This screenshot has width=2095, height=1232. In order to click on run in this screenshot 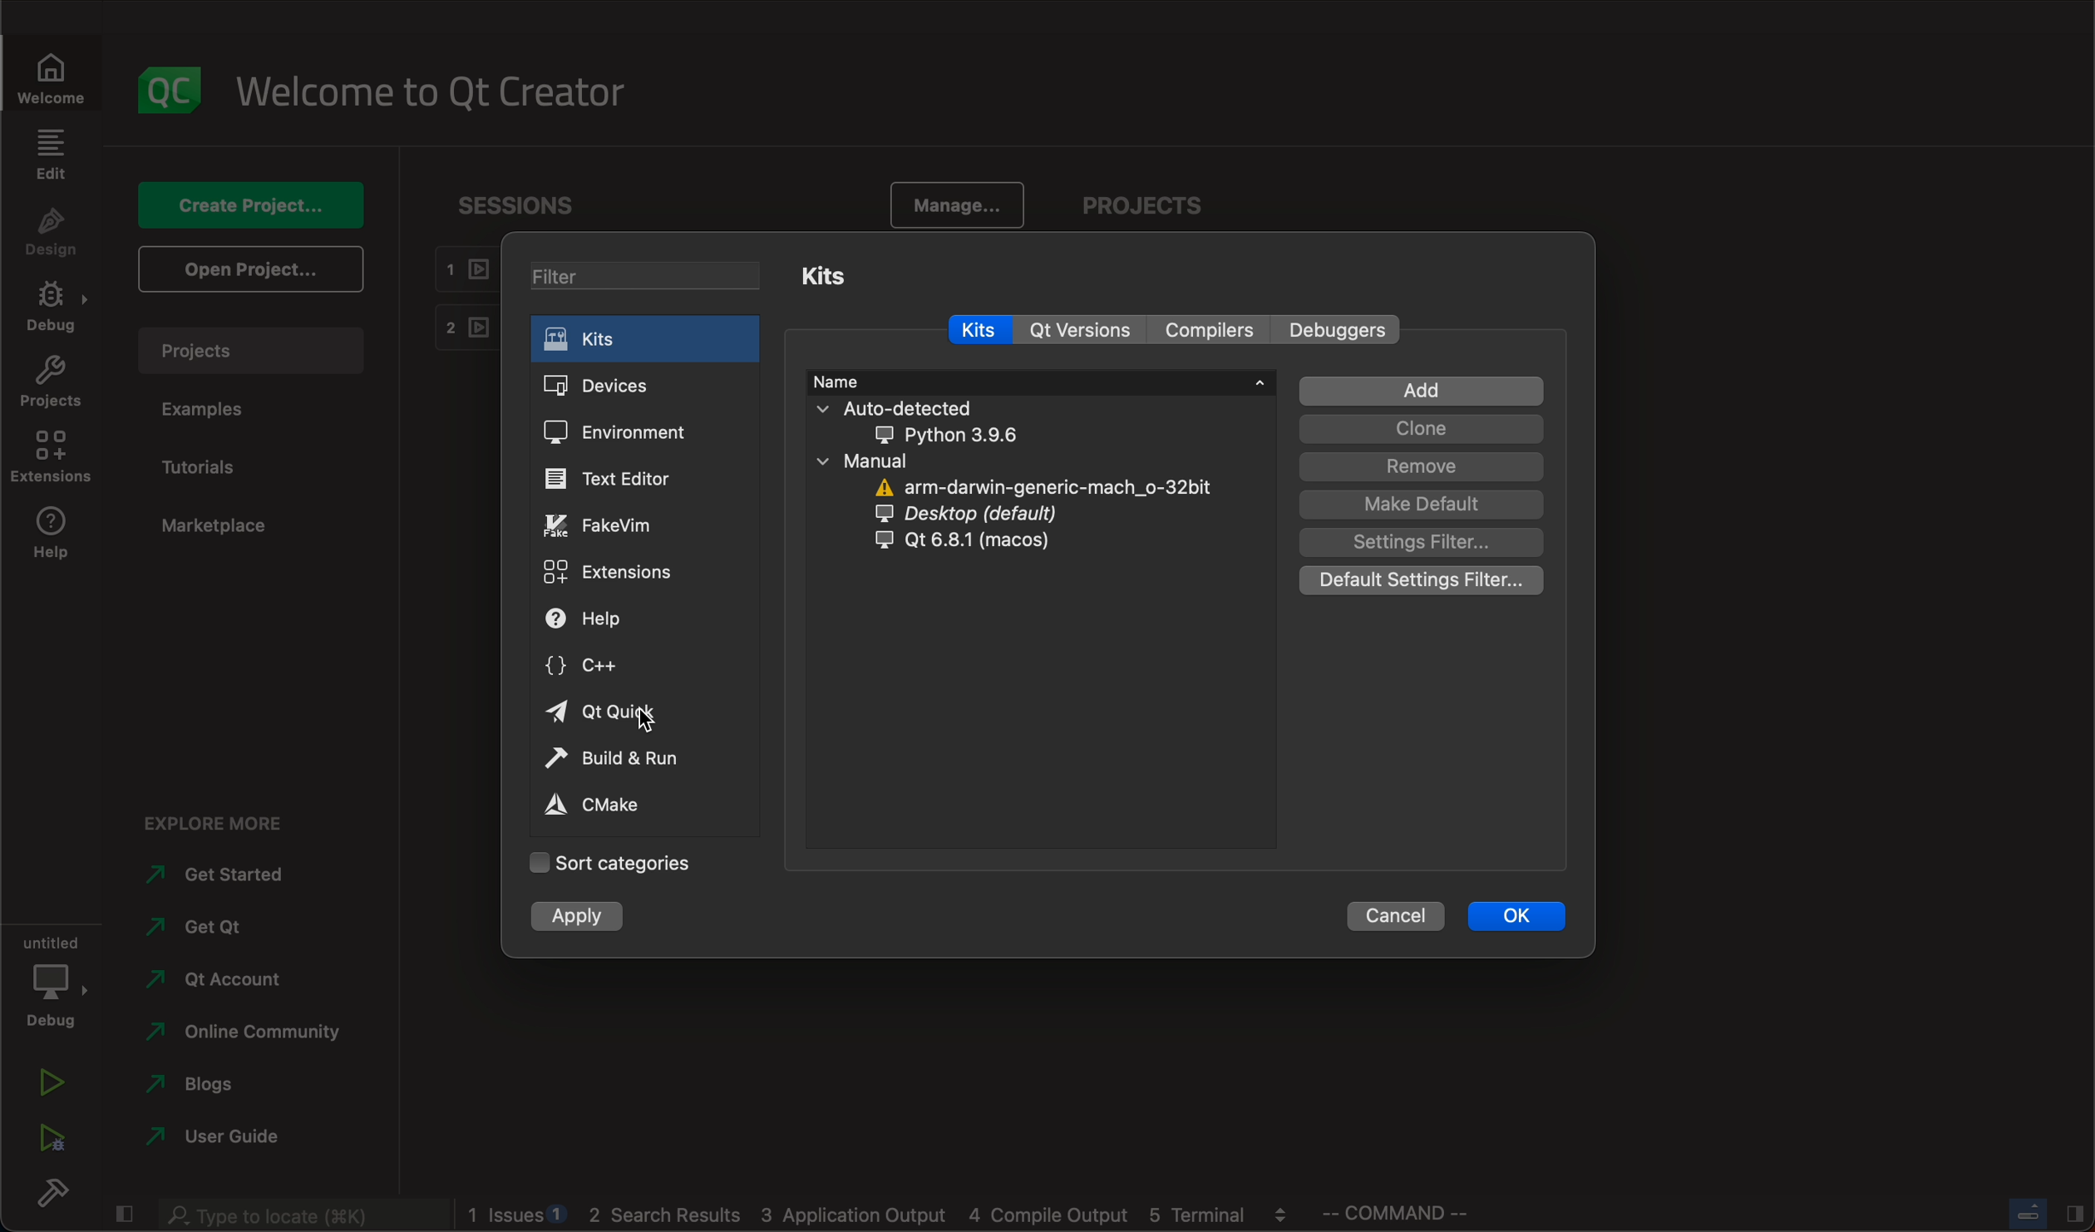, I will do `click(53, 1082)`.